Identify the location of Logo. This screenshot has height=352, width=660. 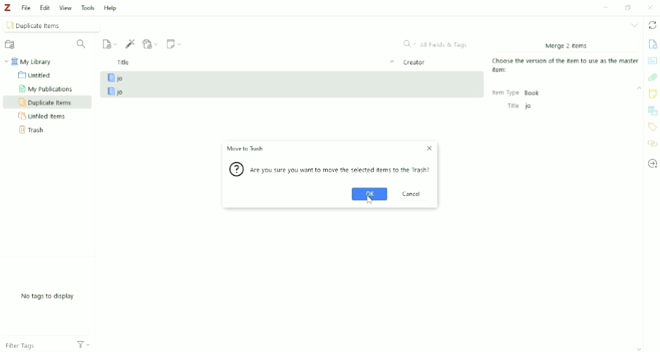
(8, 8).